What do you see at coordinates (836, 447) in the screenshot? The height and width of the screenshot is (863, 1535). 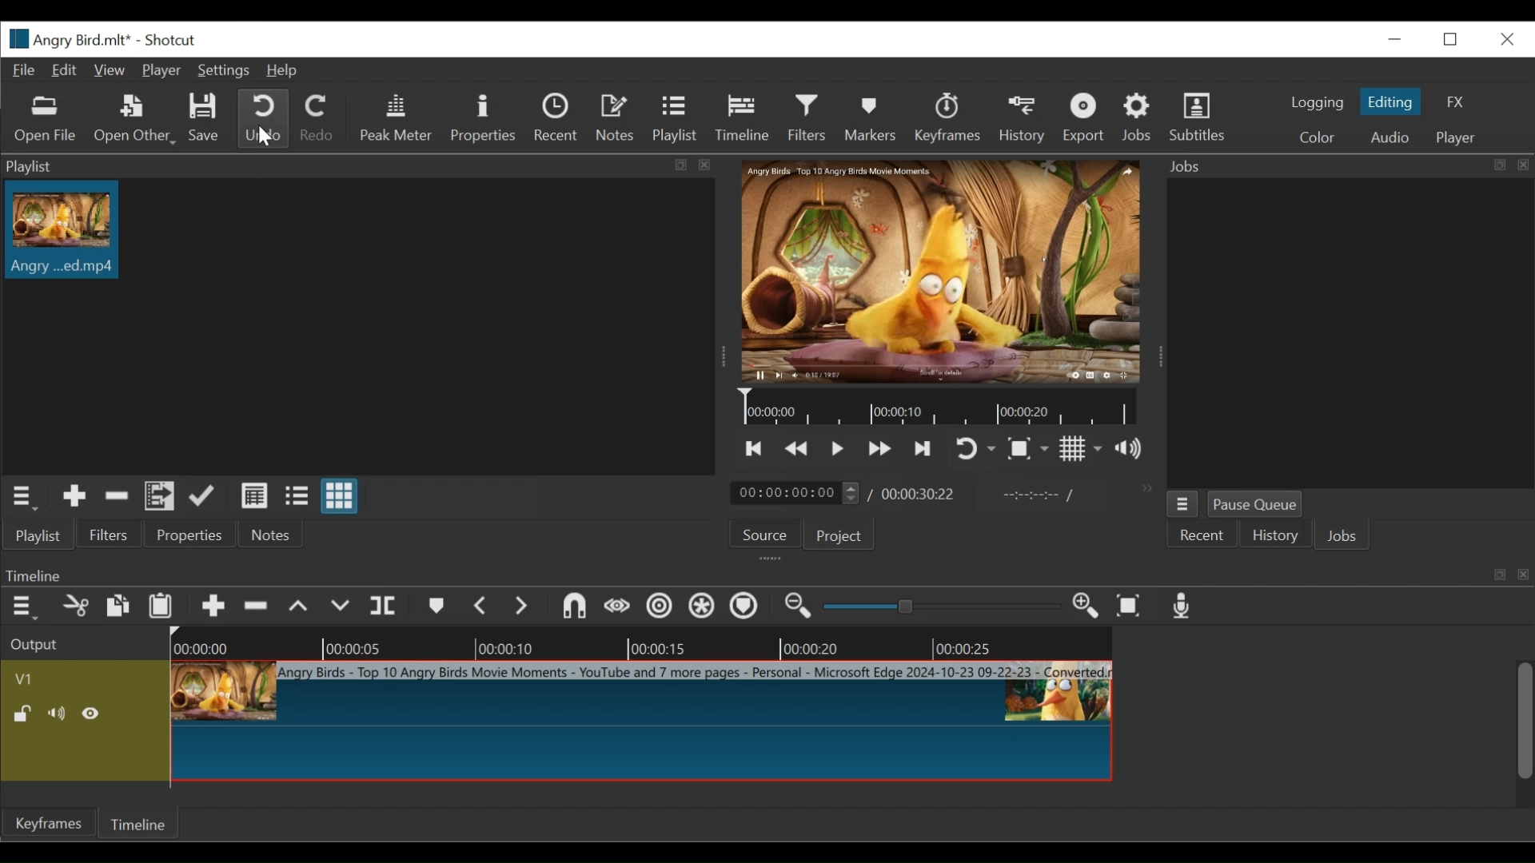 I see `Toggle play or pause (space)` at bounding box center [836, 447].